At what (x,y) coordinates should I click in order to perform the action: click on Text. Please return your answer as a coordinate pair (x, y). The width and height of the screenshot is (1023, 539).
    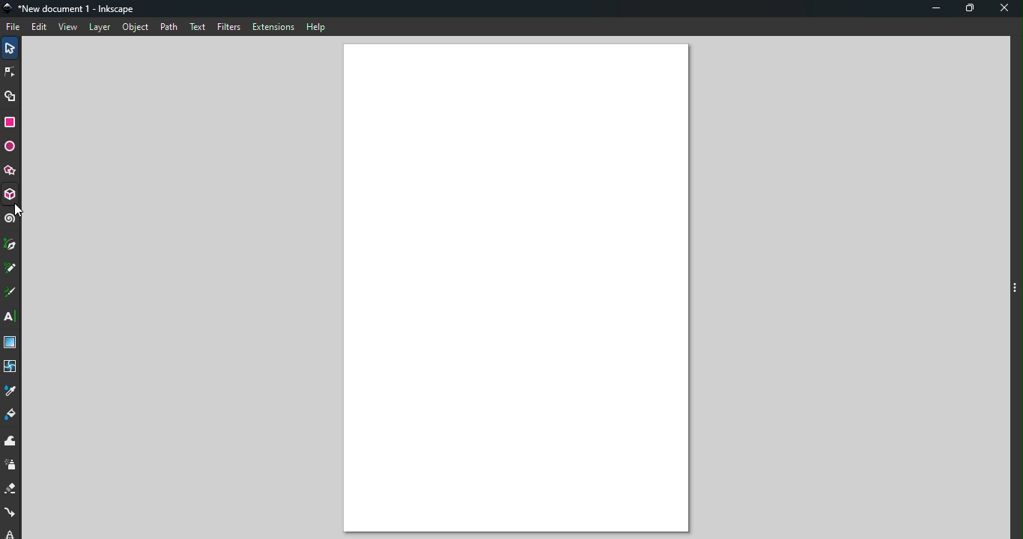
    Looking at the image, I should click on (198, 28).